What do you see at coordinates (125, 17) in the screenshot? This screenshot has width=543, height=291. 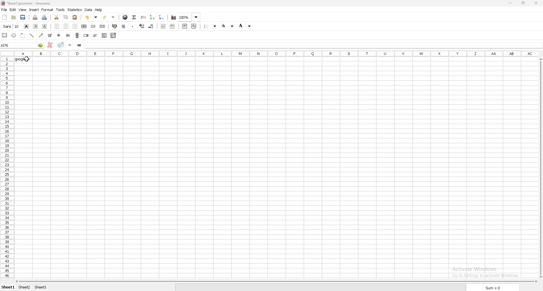 I see `hyperlink` at bounding box center [125, 17].